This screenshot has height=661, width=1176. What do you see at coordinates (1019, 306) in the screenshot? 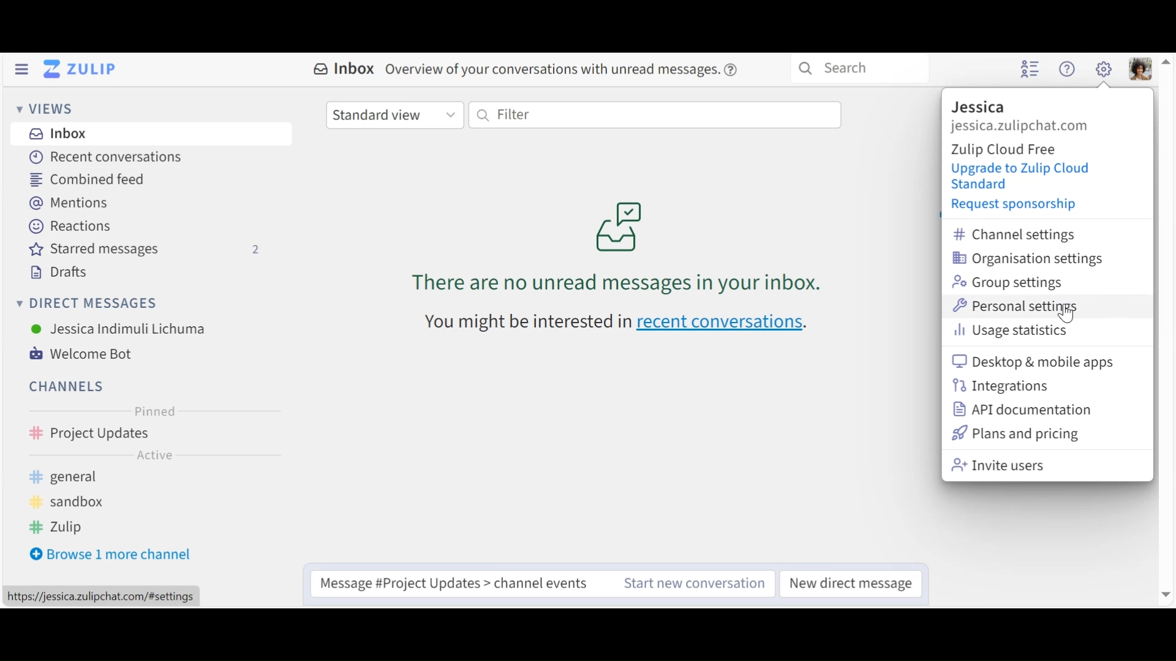
I see `Personal Settings` at bounding box center [1019, 306].